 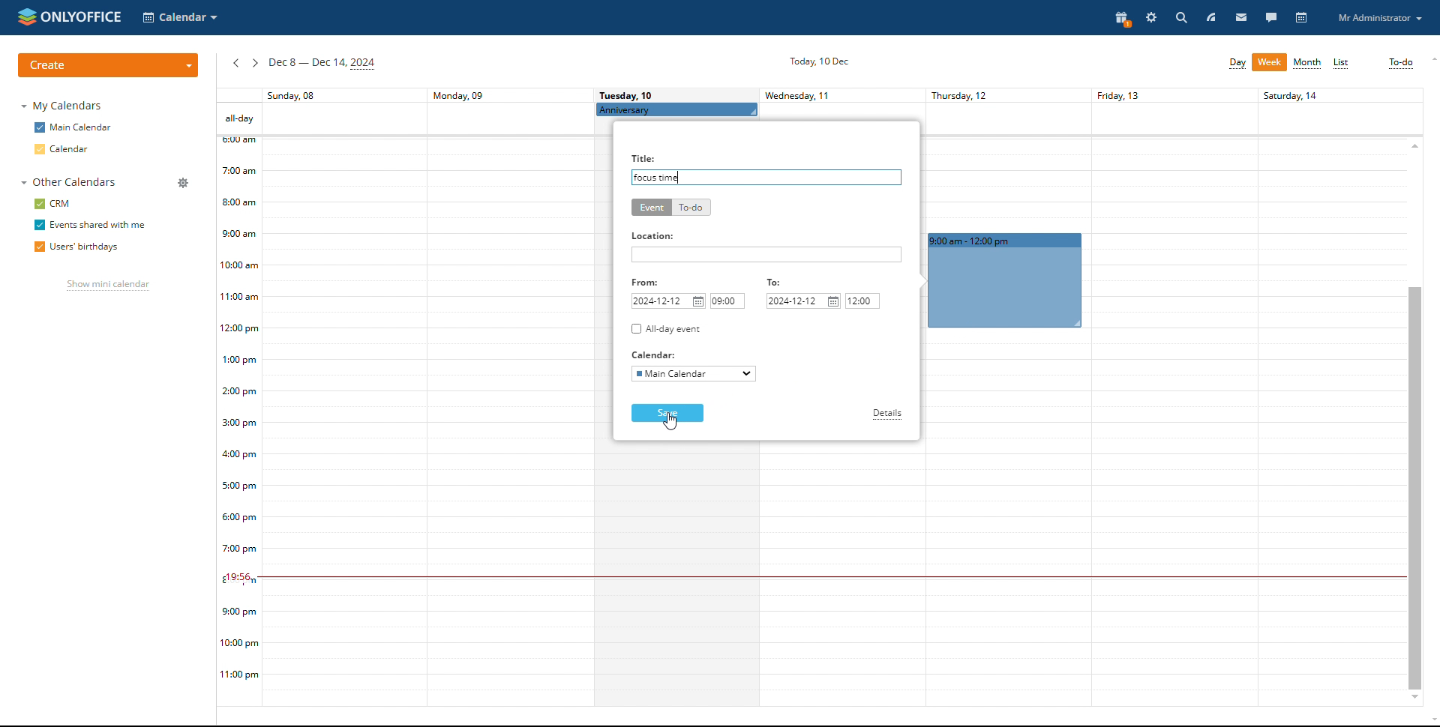 What do you see at coordinates (38, 149) in the screenshot?
I see `checkbox` at bounding box center [38, 149].